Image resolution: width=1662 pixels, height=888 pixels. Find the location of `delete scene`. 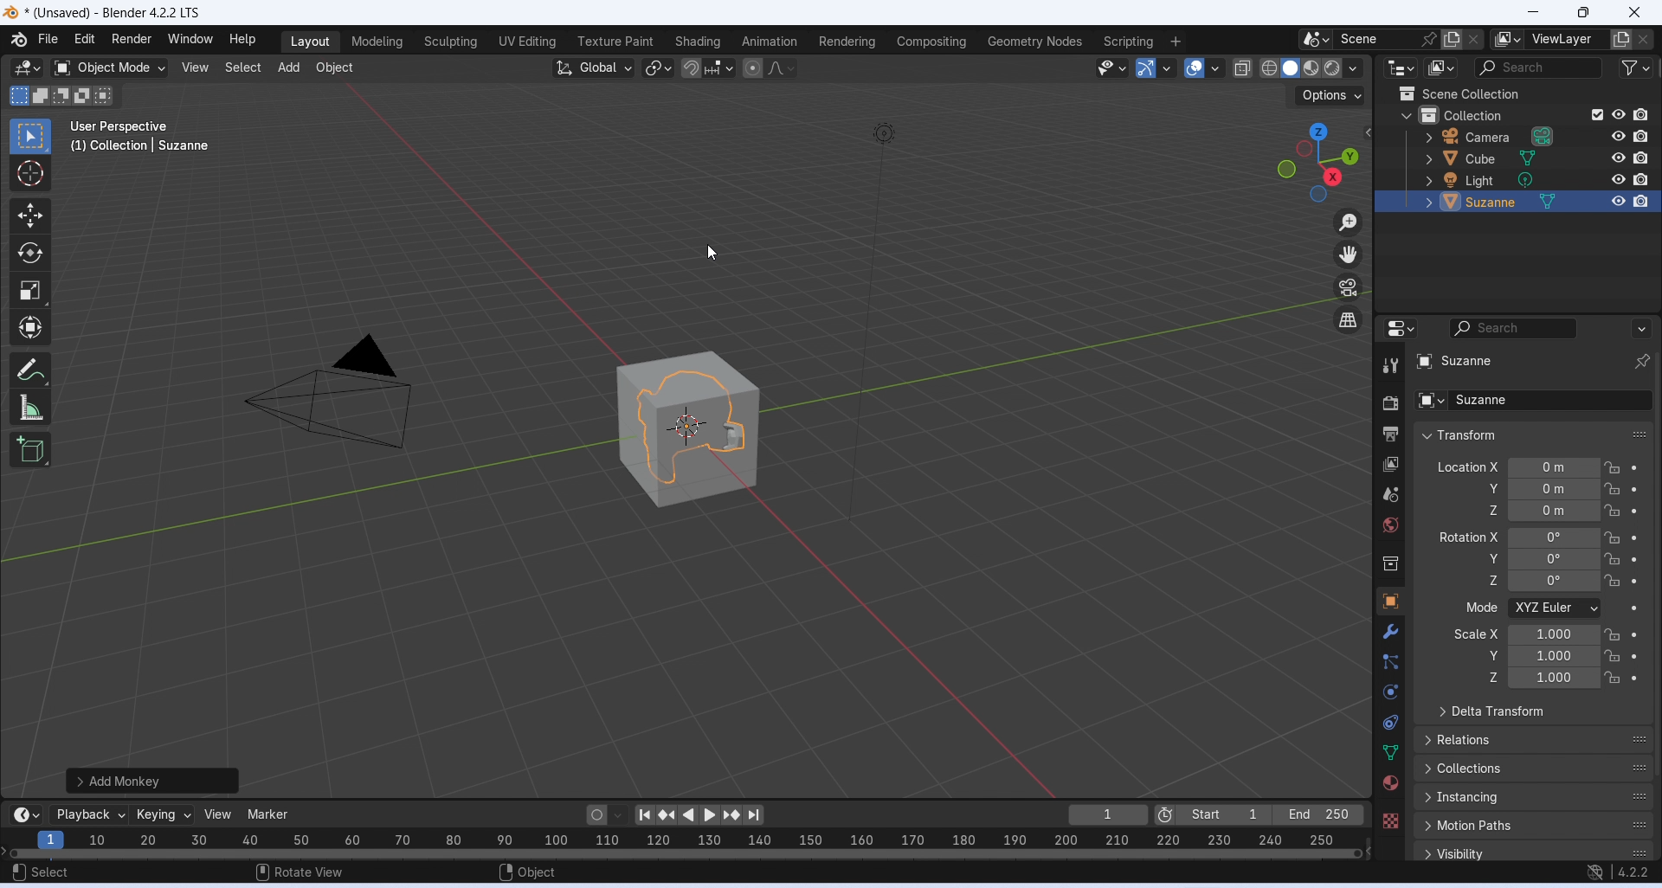

delete scene is located at coordinates (1474, 39).